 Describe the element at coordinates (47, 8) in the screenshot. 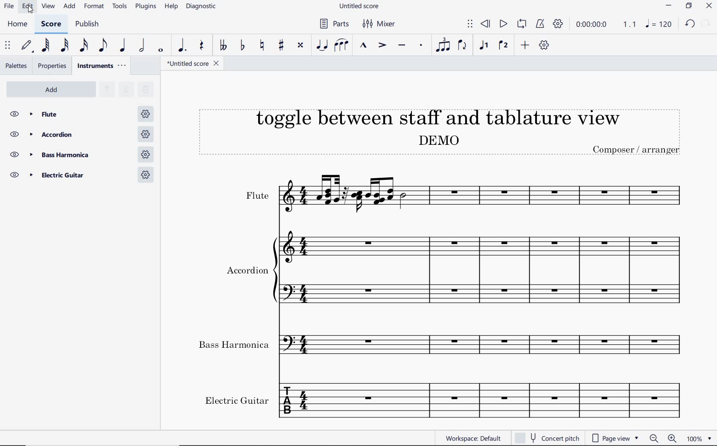

I see `view` at that location.